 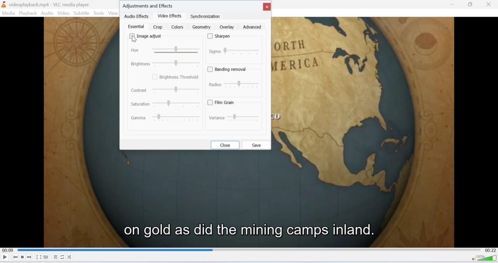 What do you see at coordinates (144, 36) in the screenshot?
I see `image adjust ` at bounding box center [144, 36].